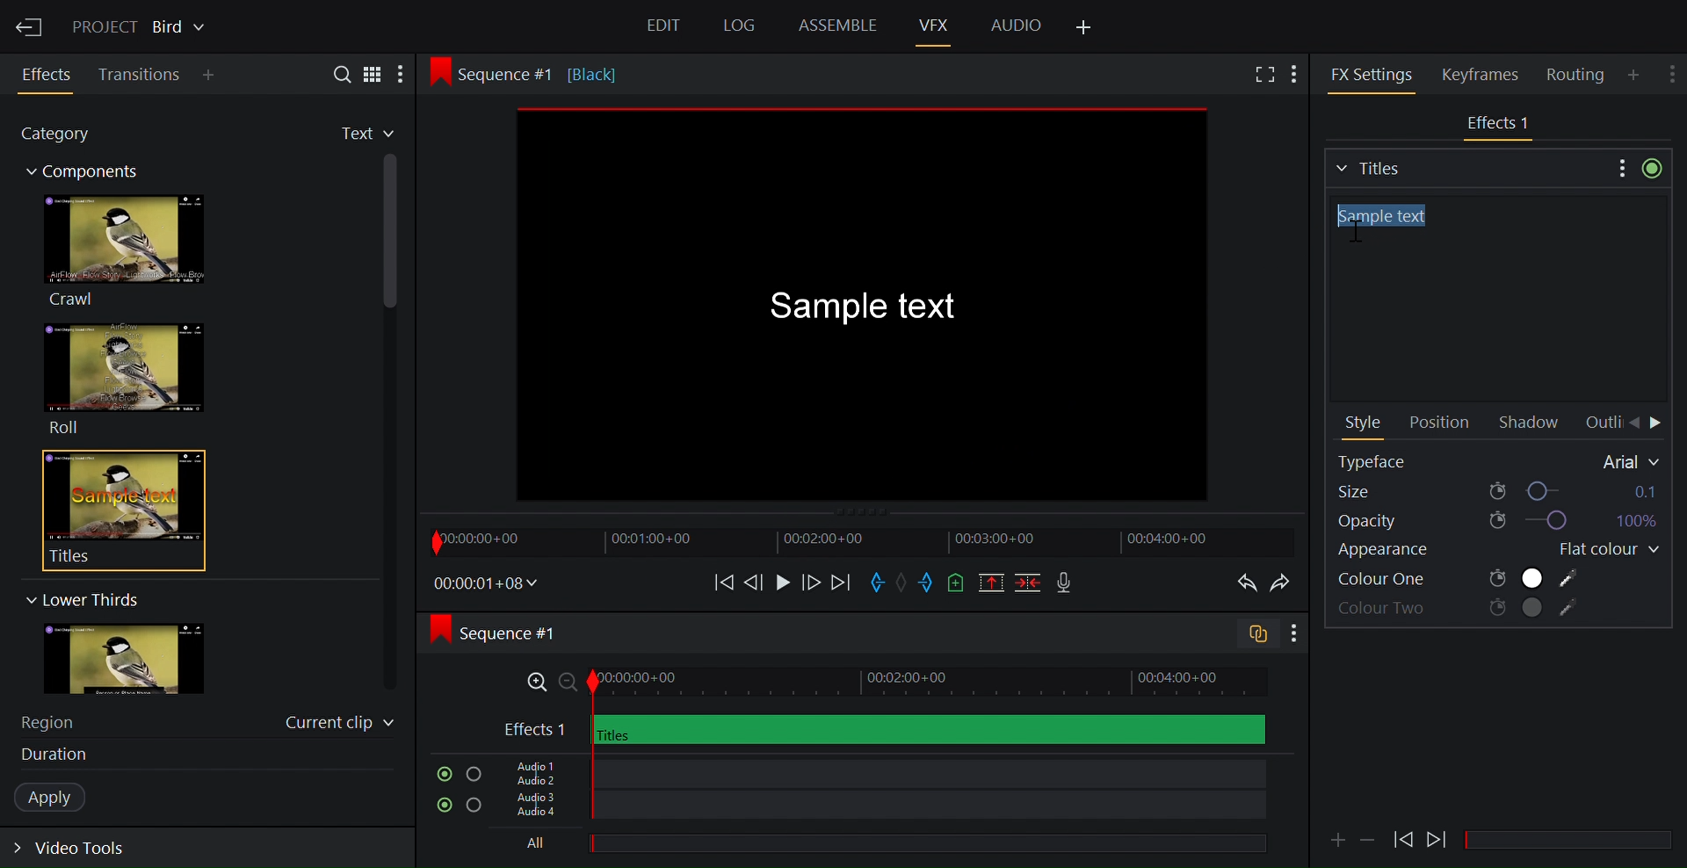  What do you see at coordinates (513, 633) in the screenshot?
I see `Sequence` at bounding box center [513, 633].